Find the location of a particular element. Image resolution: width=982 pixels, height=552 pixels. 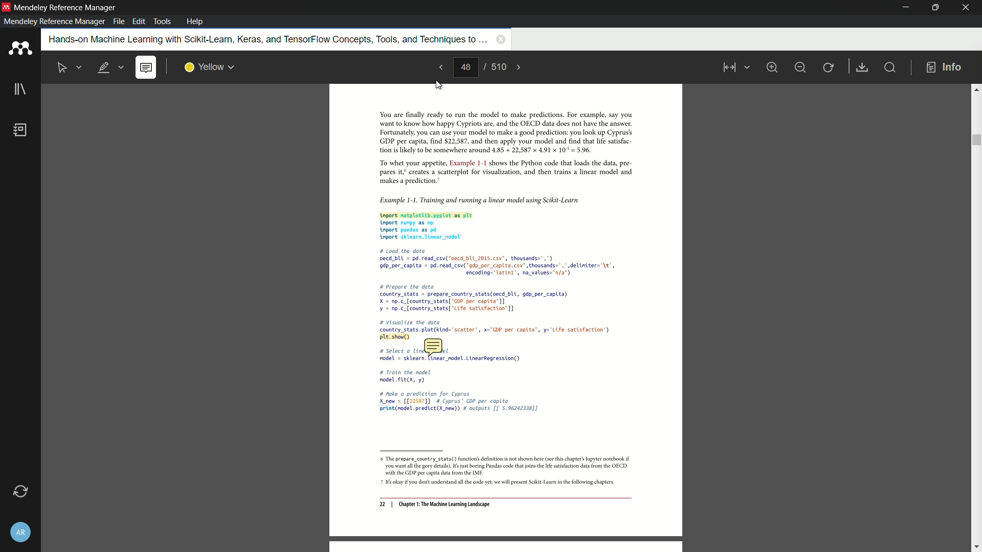

22 | Chapter 1: The Machine Learning Landscape is located at coordinates (435, 505).